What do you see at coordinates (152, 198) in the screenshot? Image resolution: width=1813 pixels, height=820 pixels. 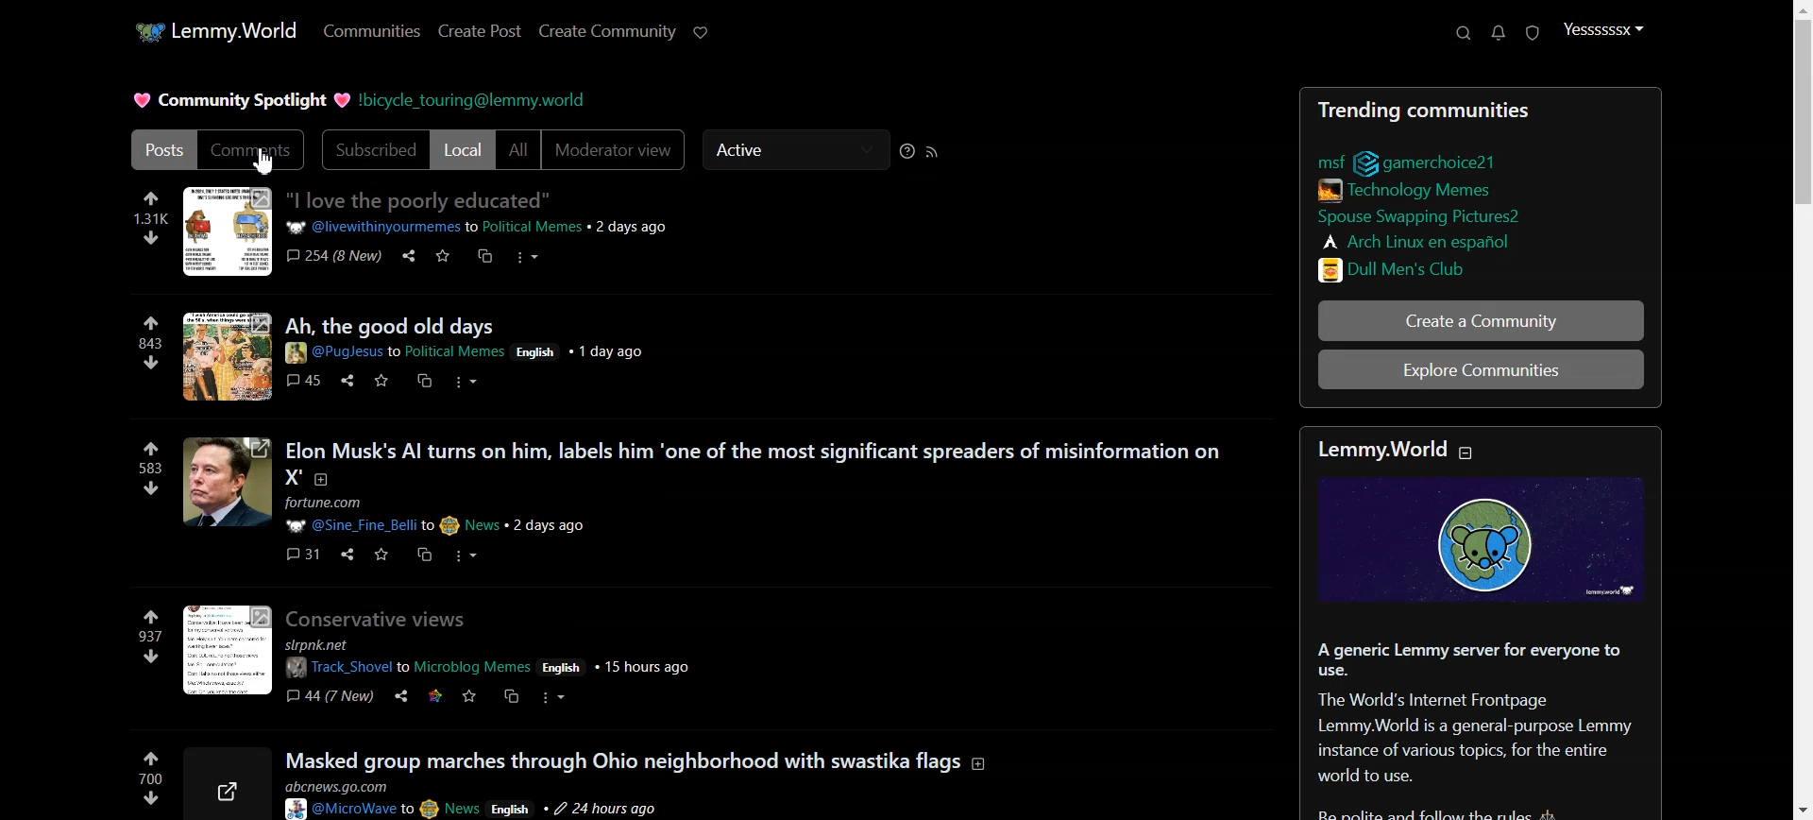 I see `upvote` at bounding box center [152, 198].